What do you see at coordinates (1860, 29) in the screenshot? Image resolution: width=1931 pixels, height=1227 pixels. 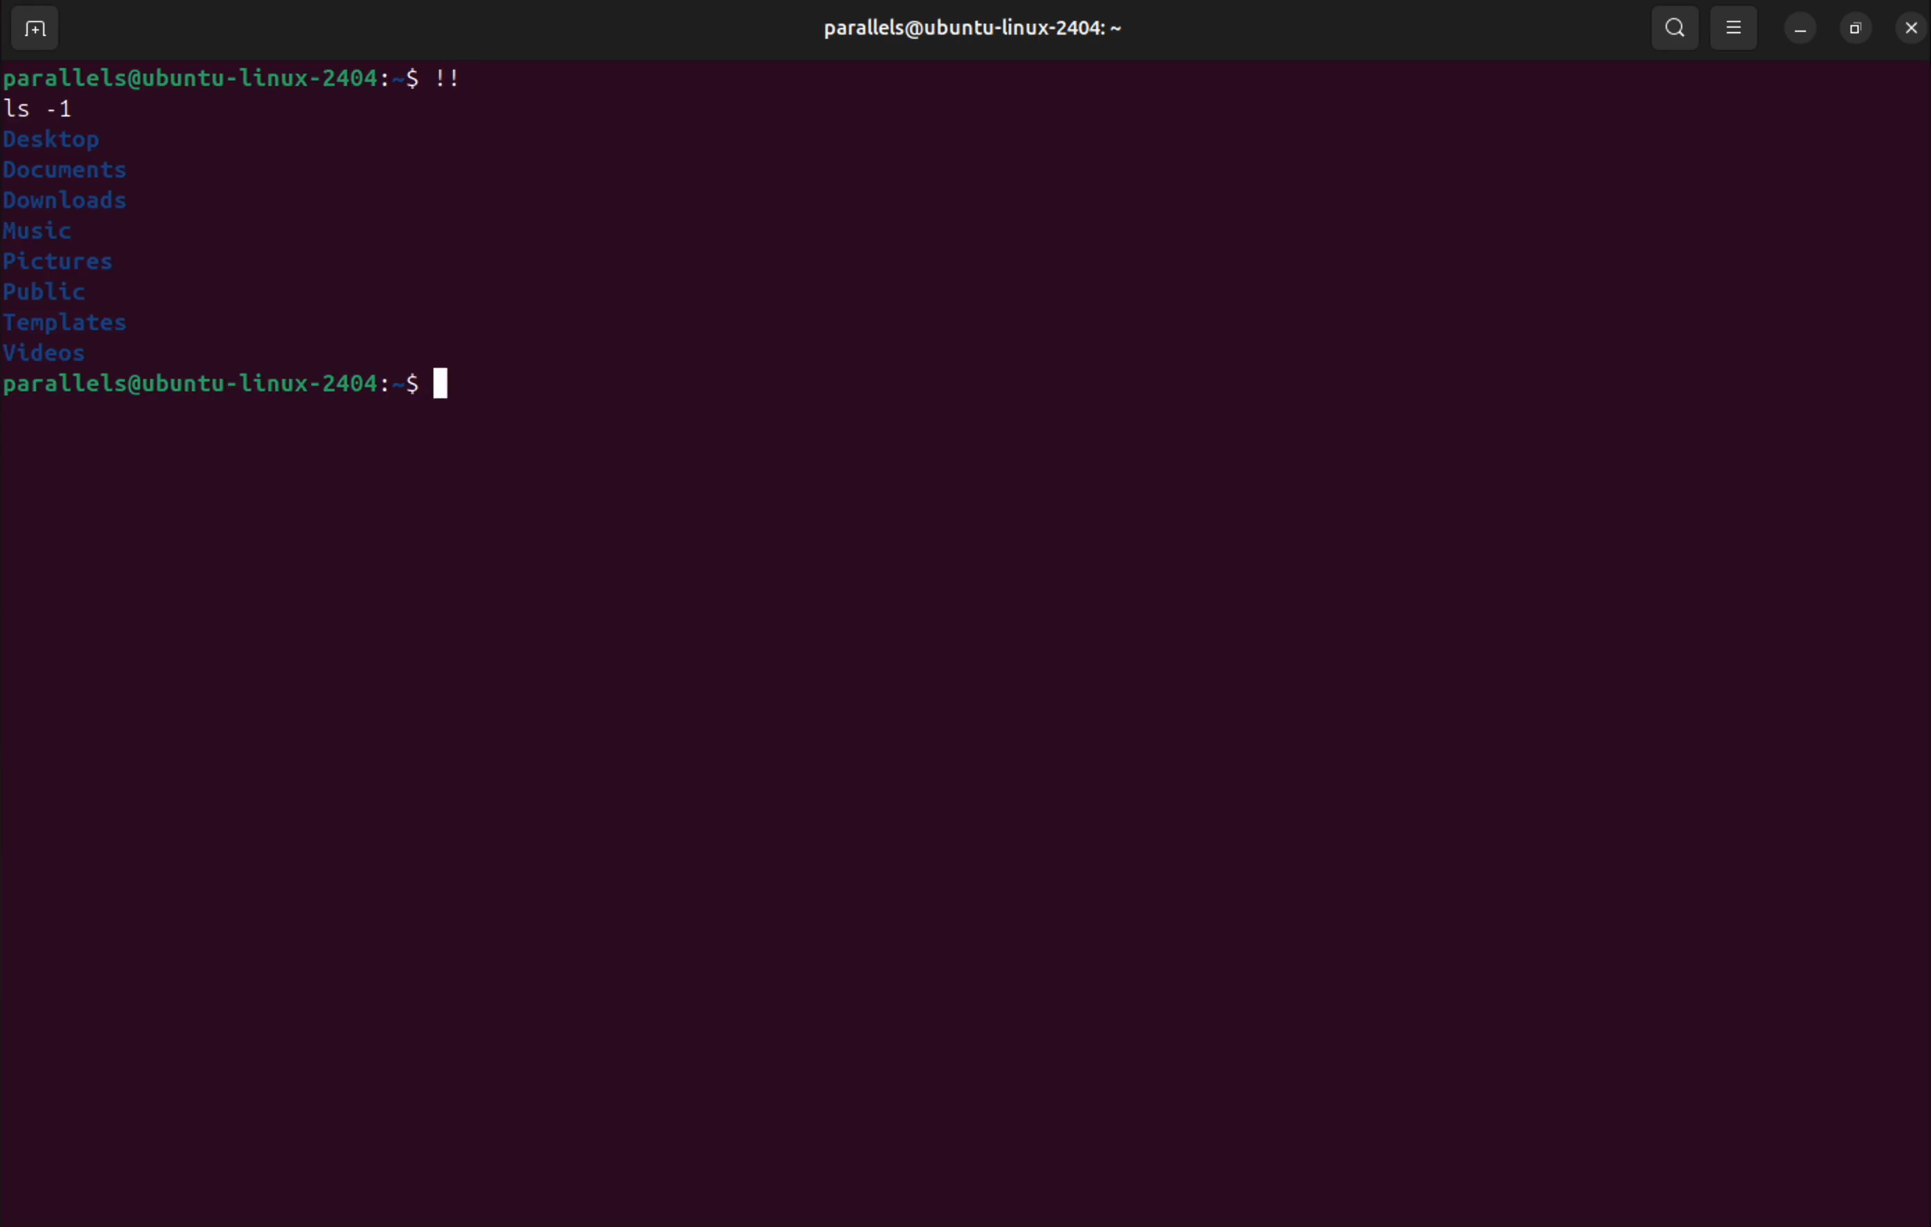 I see `resize` at bounding box center [1860, 29].